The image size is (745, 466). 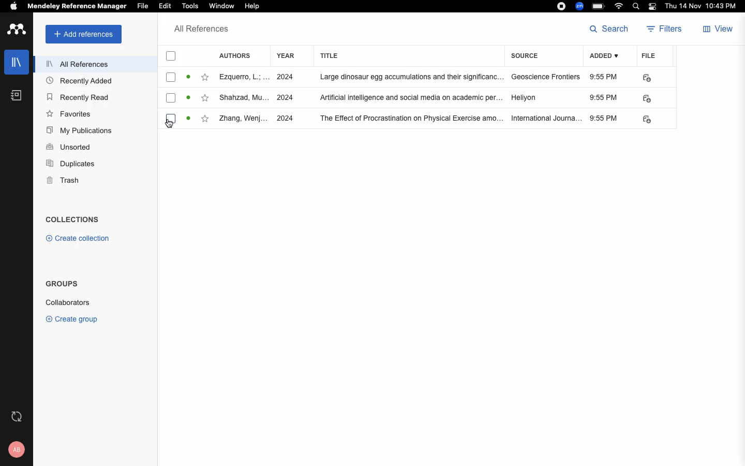 I want to click on Added, so click(x=607, y=57).